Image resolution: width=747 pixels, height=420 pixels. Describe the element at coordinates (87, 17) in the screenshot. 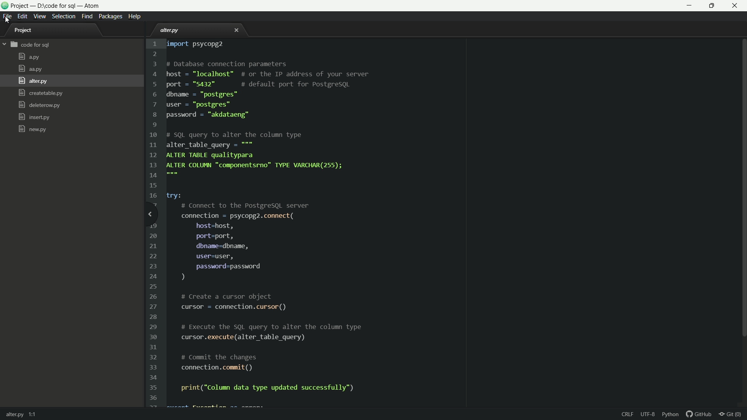

I see `find menu` at that location.